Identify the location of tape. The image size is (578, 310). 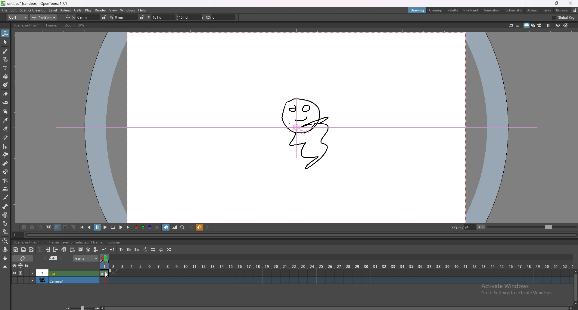
(5, 103).